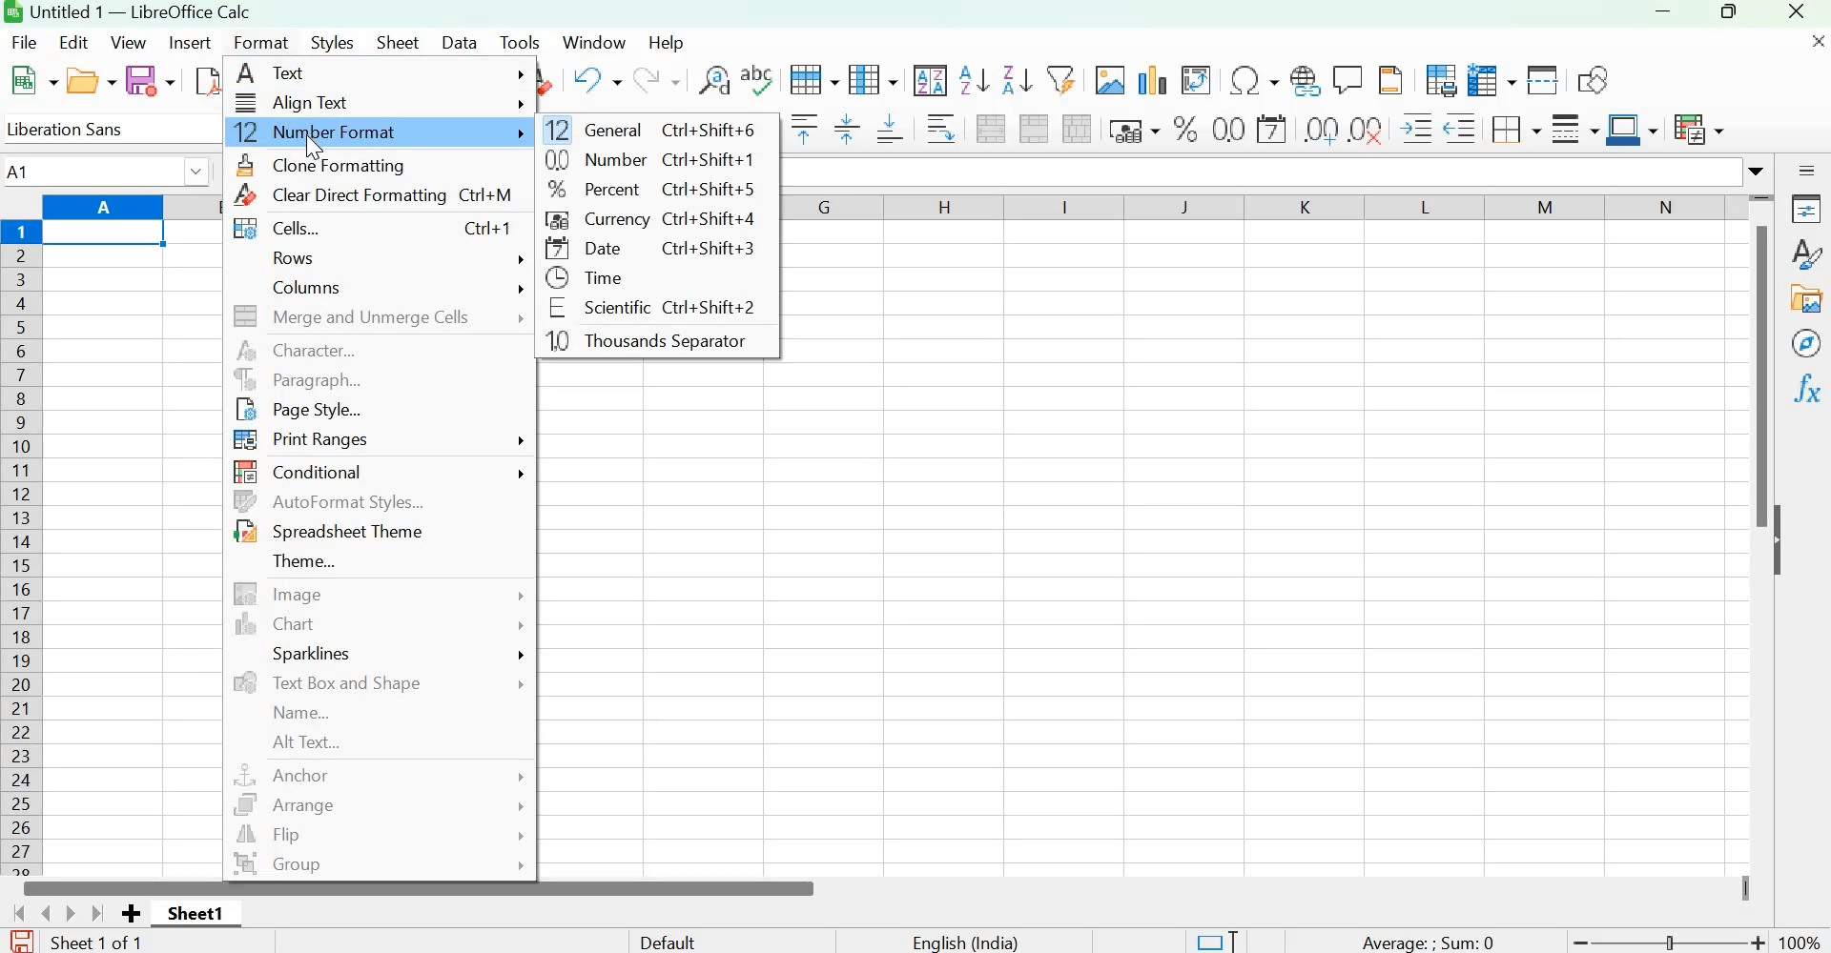  Describe the element at coordinates (1195, 77) in the screenshot. I see `Insert or Edit pivot table` at that location.